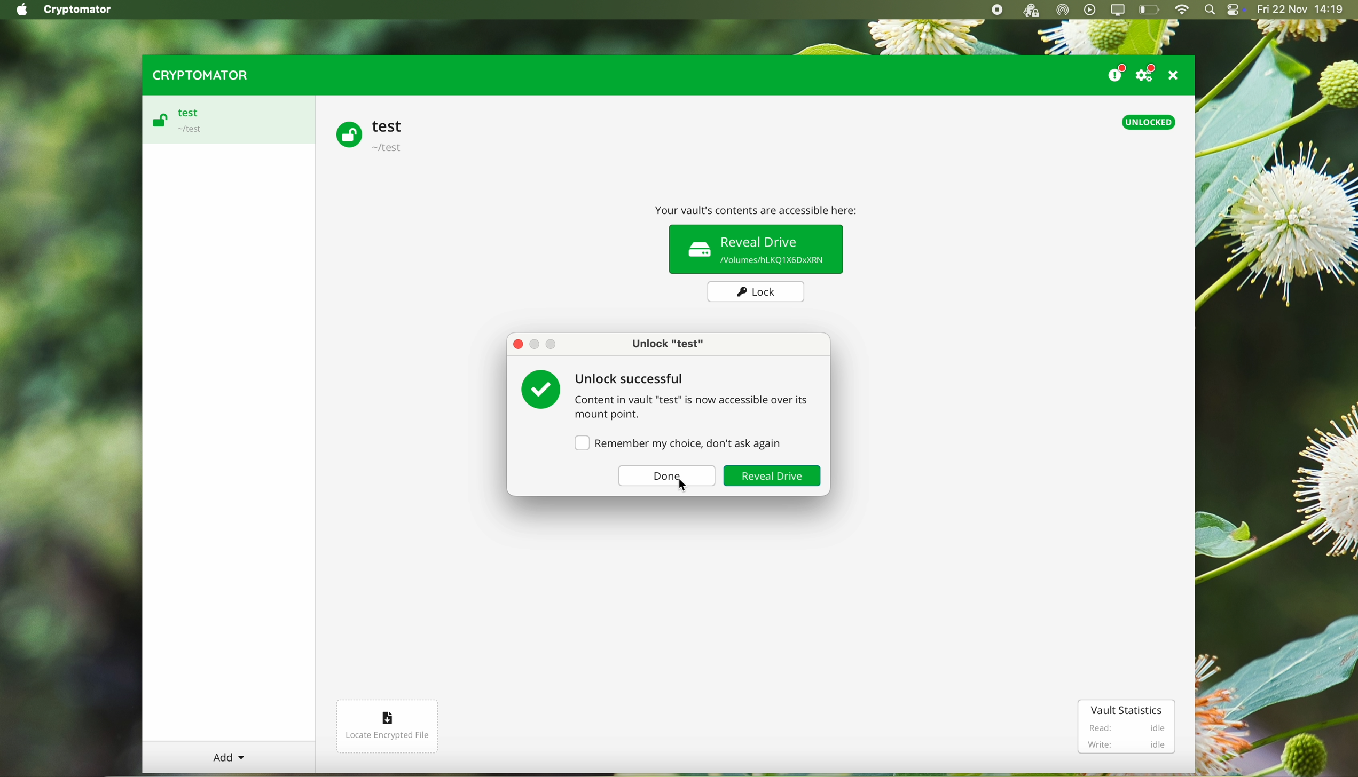  What do you see at coordinates (198, 75) in the screenshot?
I see `cryptomator` at bounding box center [198, 75].